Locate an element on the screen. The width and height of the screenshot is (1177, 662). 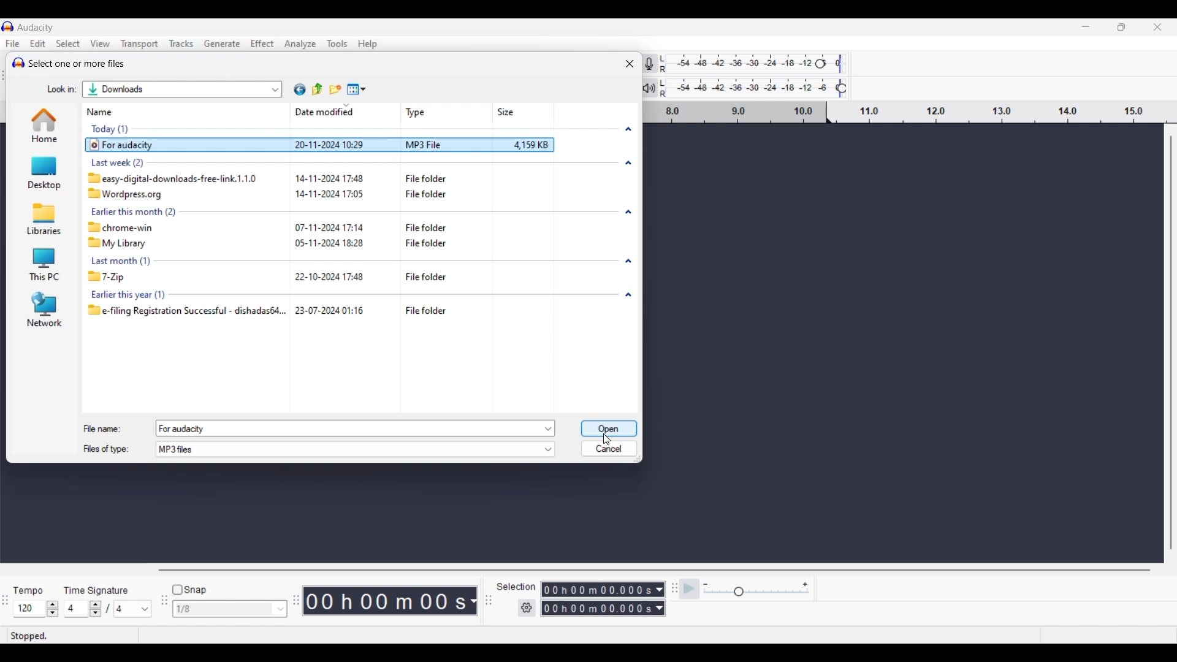
View menu is located at coordinates (357, 89).